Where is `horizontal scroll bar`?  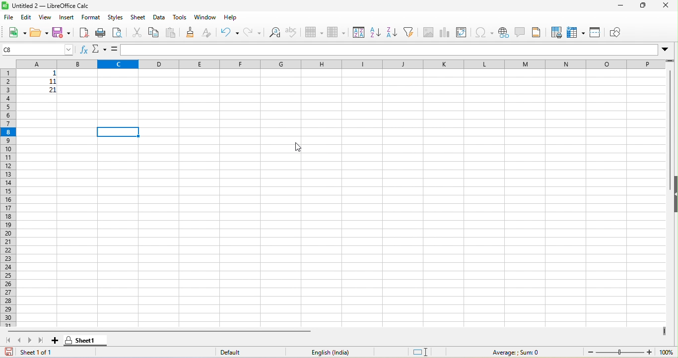
horizontal scroll bar is located at coordinates (162, 330).